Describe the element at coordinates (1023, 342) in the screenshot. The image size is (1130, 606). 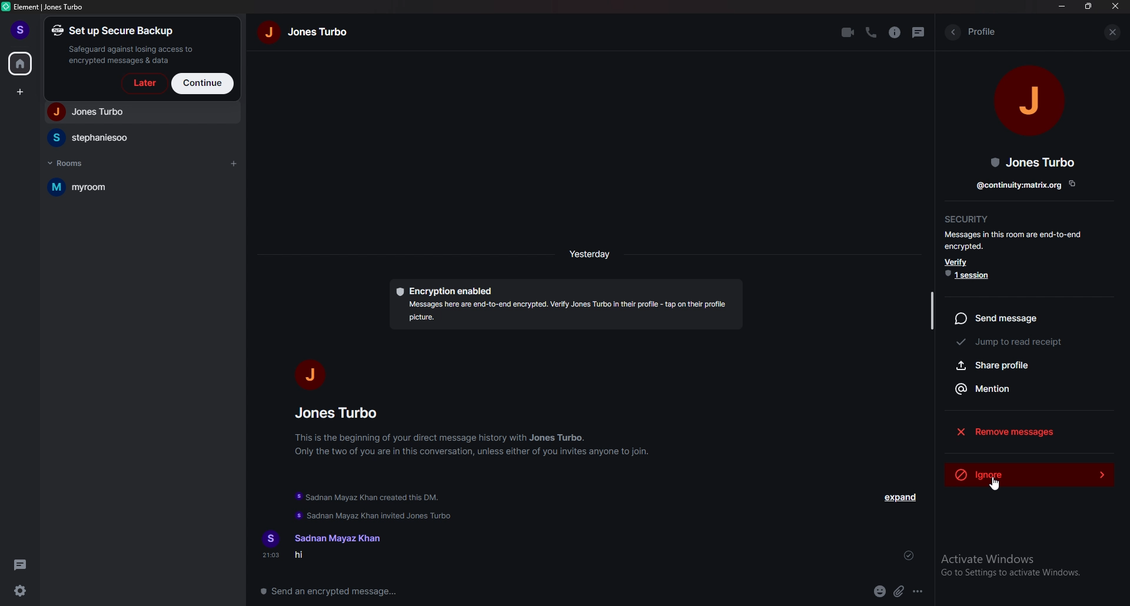
I see `jump to read receipt` at that location.